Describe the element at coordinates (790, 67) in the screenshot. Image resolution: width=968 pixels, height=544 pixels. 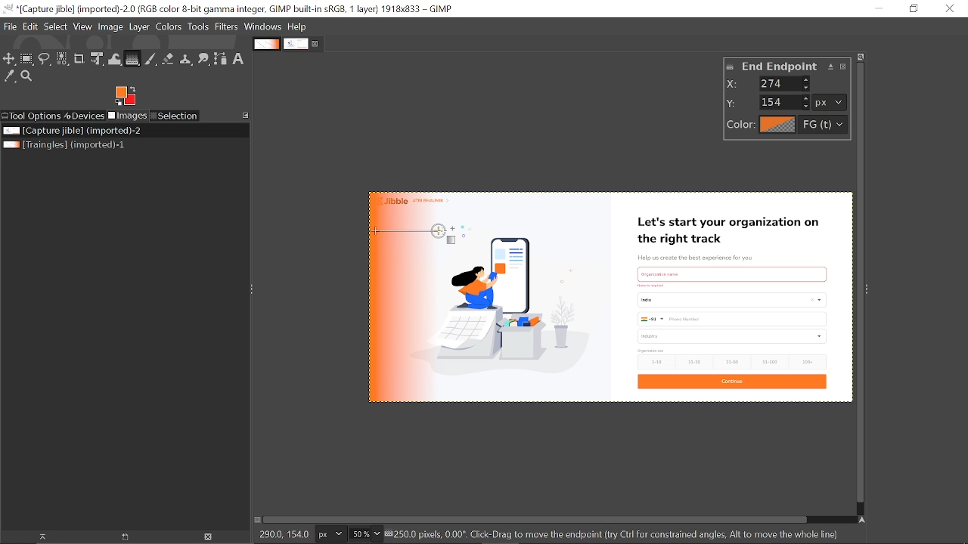
I see `end point` at that location.